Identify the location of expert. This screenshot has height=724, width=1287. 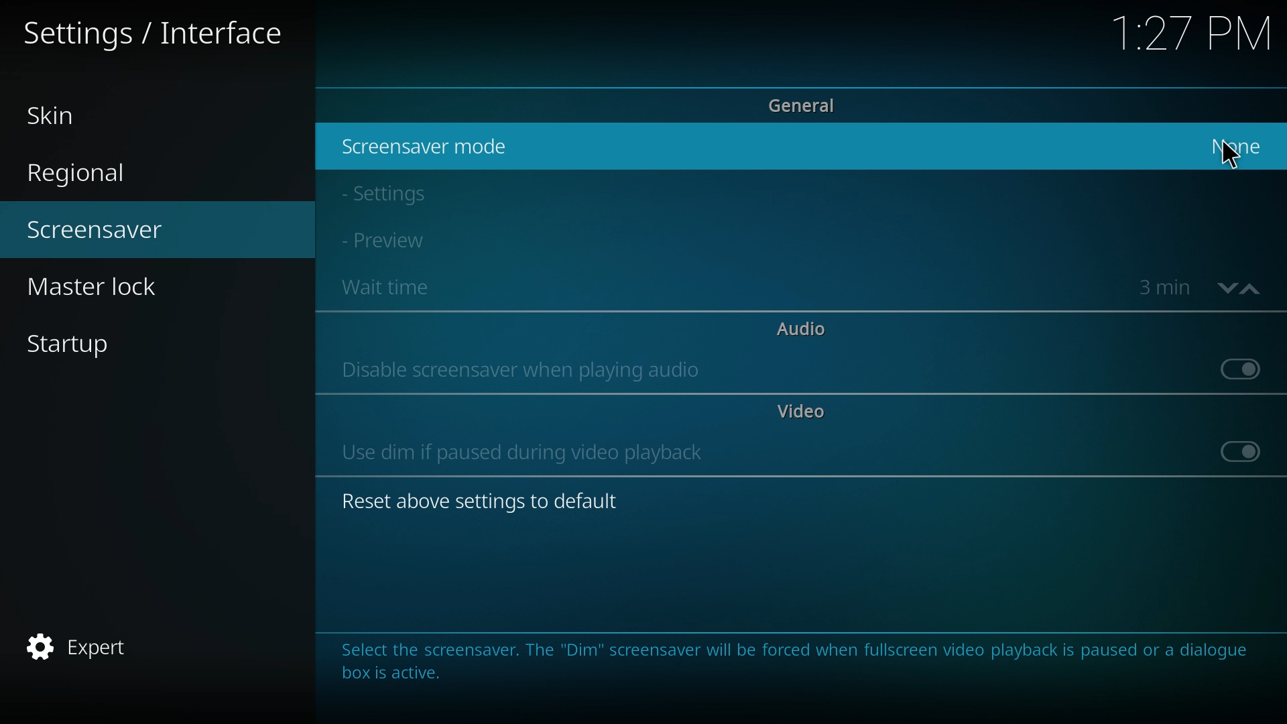
(107, 646).